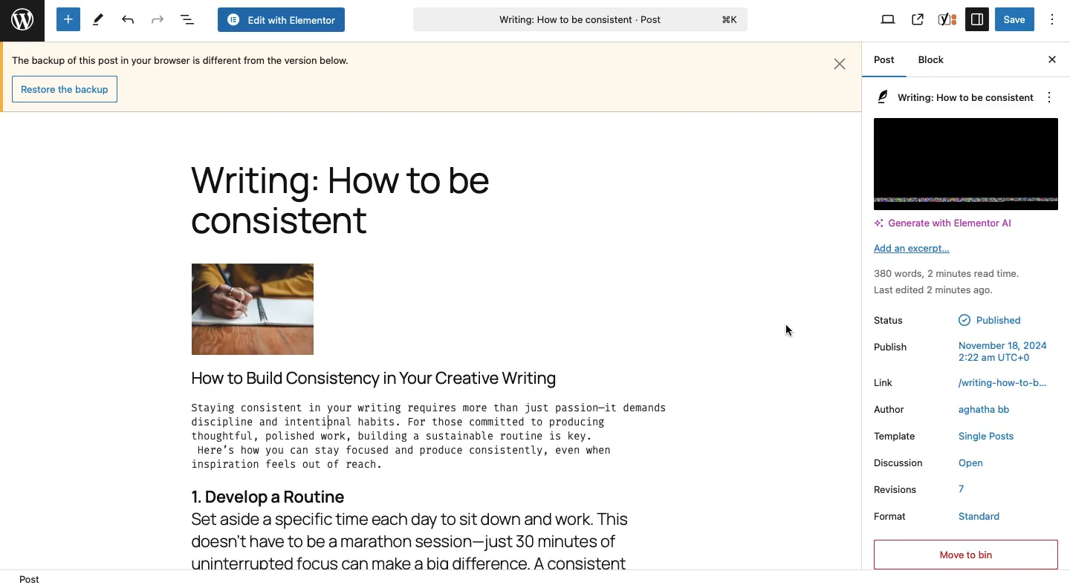 The image size is (1070, 588). I want to click on Writing, so click(376, 378).